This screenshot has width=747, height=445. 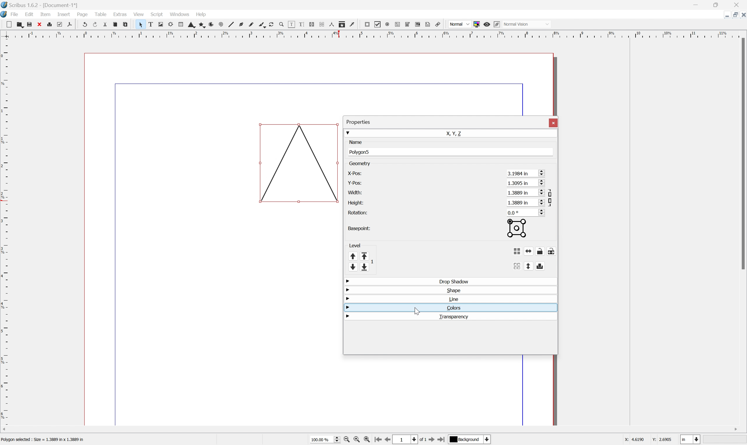 I want to click on Edit in preview mode, so click(x=497, y=25).